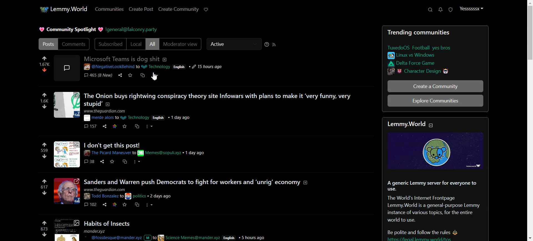 The width and height of the screenshot is (533, 241). Describe the element at coordinates (145, 149) in the screenshot. I see `` at that location.